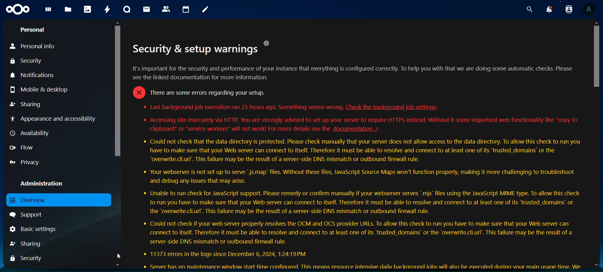 This screenshot has width=603, height=272. What do you see at coordinates (17, 10) in the screenshot?
I see `icon` at bounding box center [17, 10].